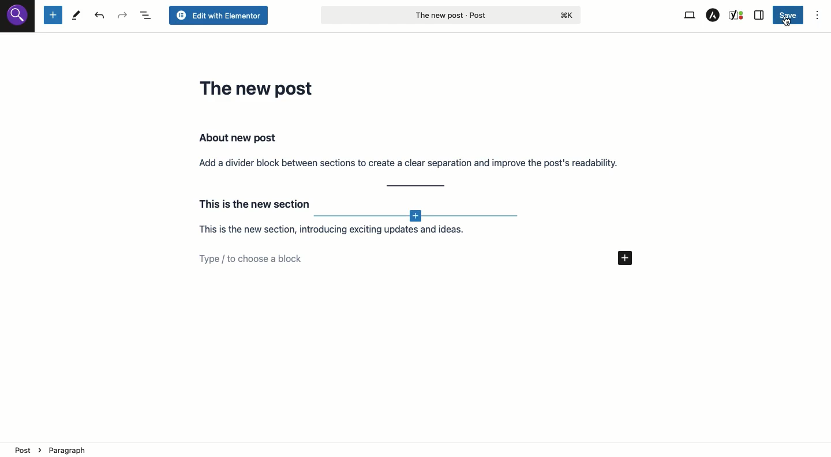  Describe the element at coordinates (123, 16) in the screenshot. I see `Redo` at that location.